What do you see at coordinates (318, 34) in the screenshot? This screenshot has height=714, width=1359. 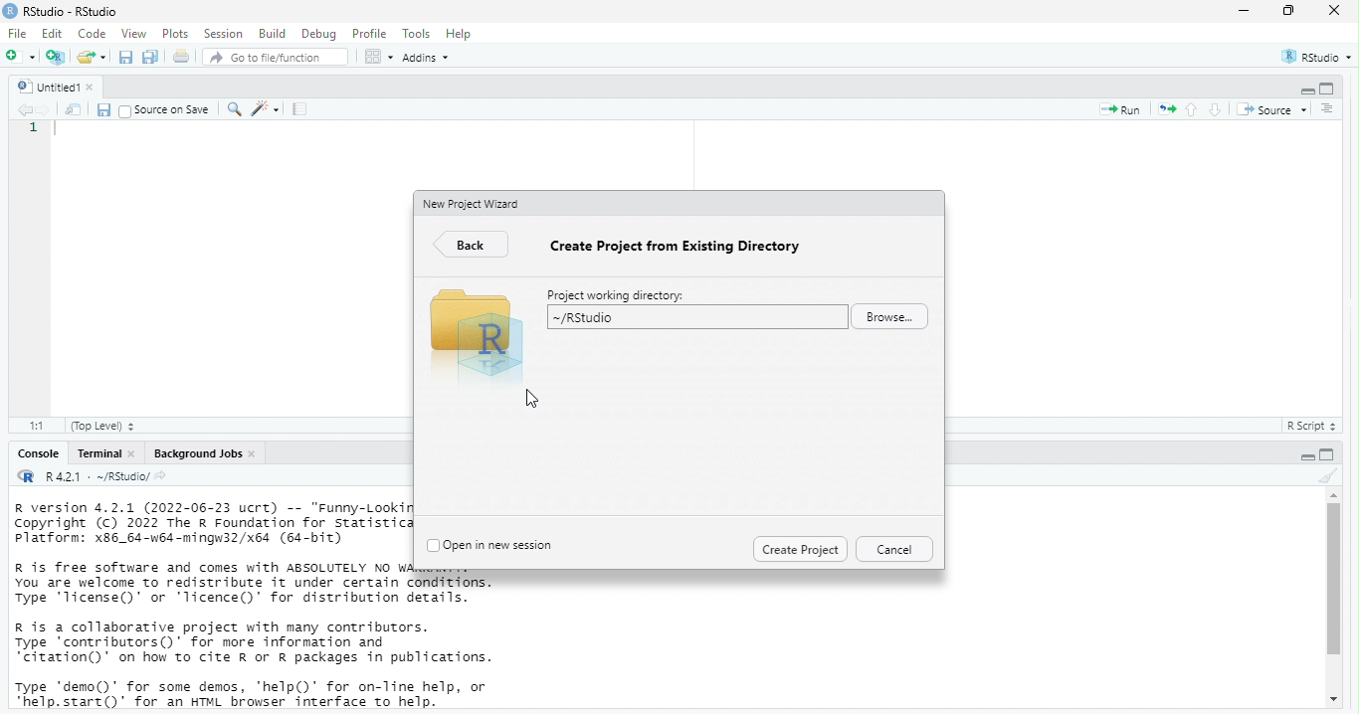 I see `debug` at bounding box center [318, 34].